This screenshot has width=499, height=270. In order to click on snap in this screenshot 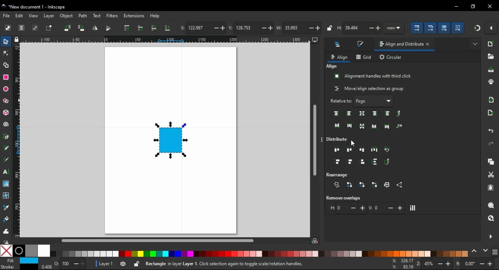, I will do `click(477, 28)`.